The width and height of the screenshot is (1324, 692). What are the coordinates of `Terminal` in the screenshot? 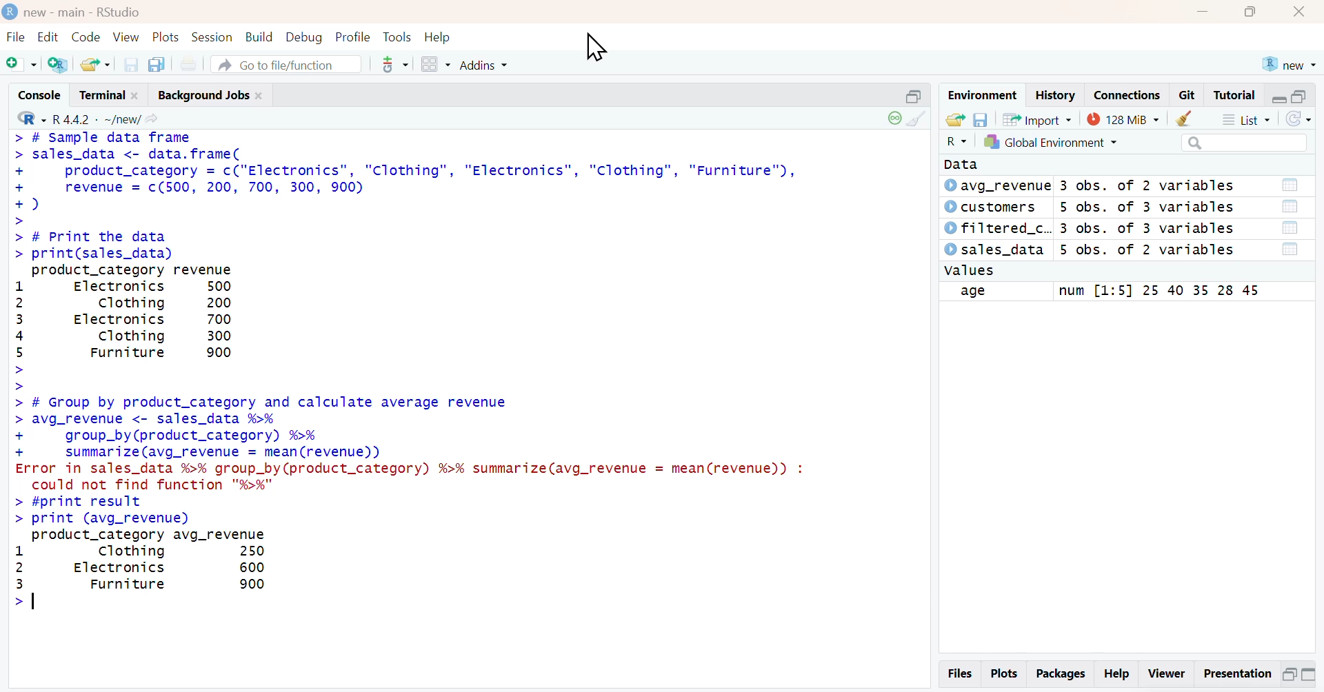 It's located at (110, 94).